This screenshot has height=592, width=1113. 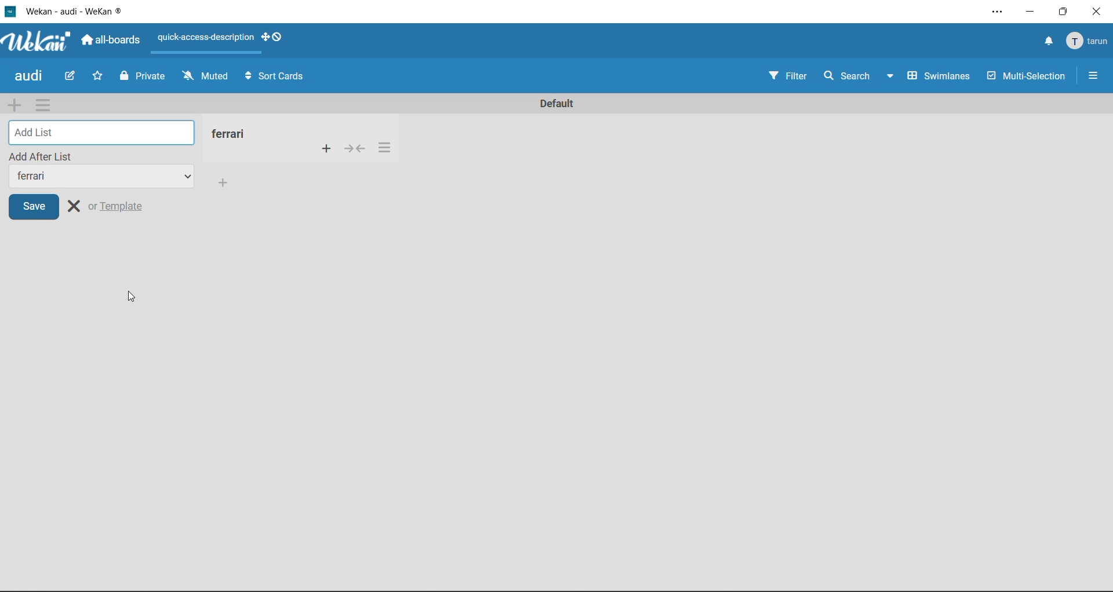 What do you see at coordinates (35, 42) in the screenshot?
I see `app logo Wekan` at bounding box center [35, 42].